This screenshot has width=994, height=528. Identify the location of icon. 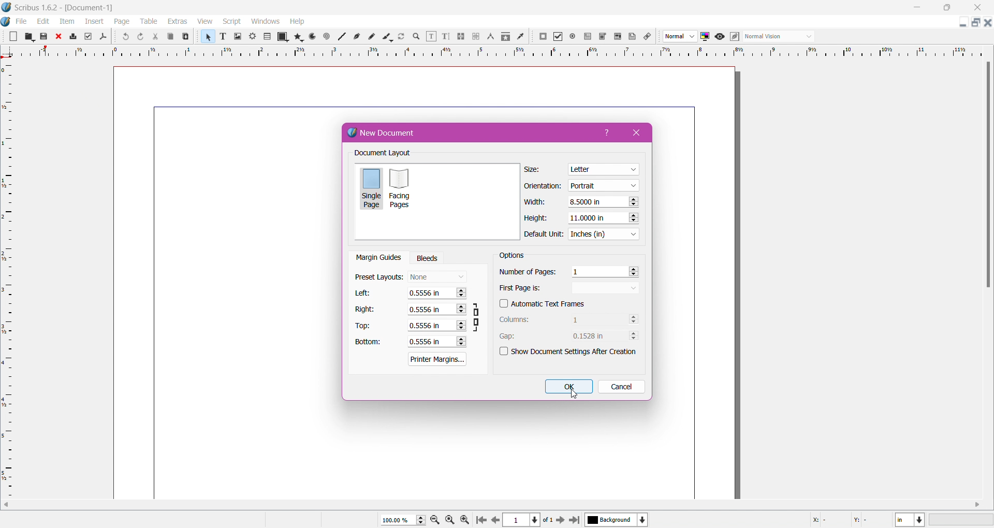
(105, 37).